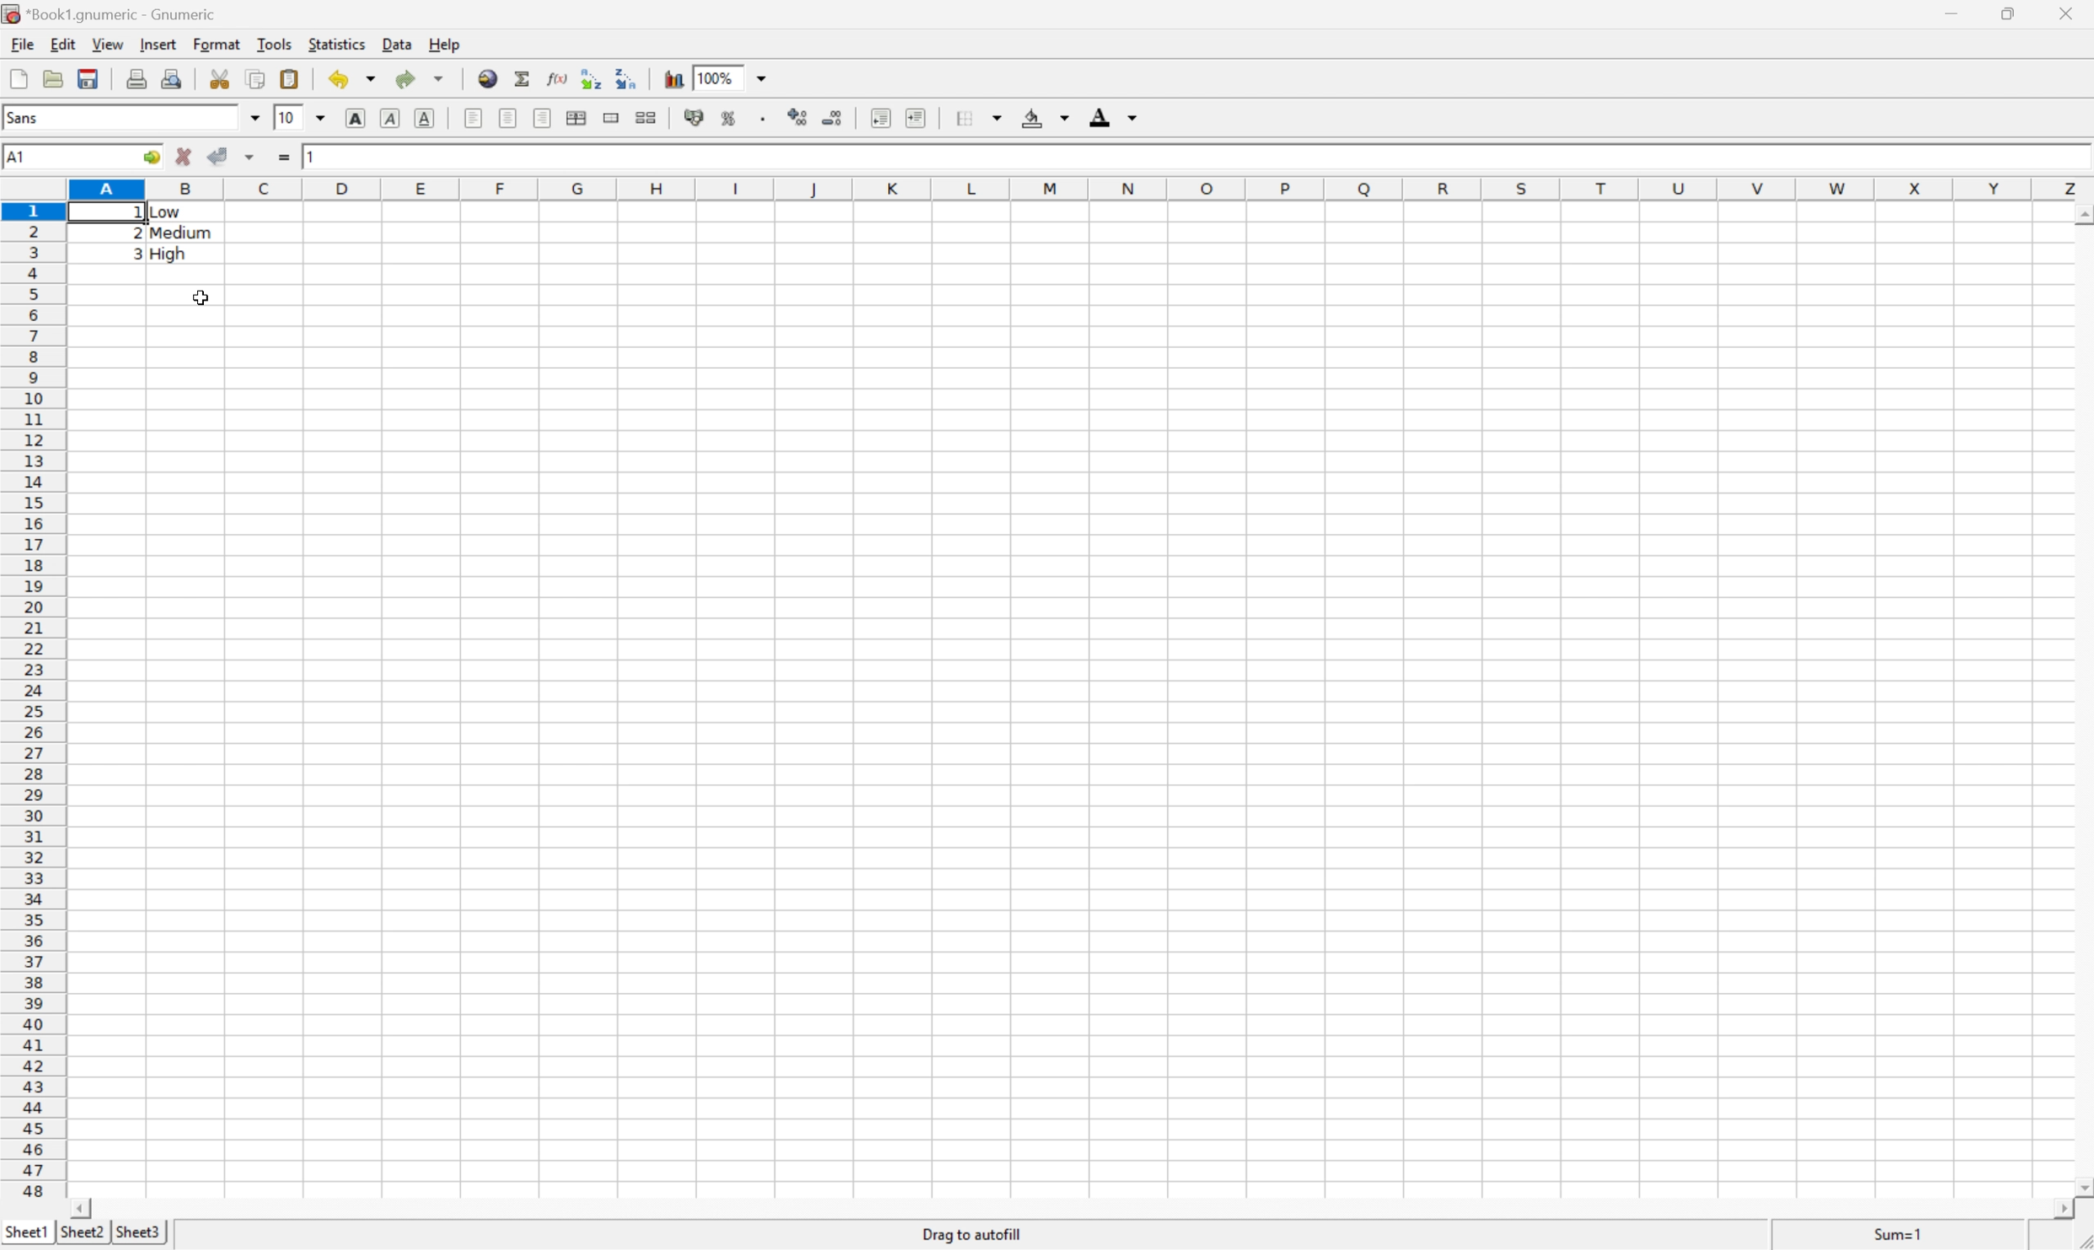  What do you see at coordinates (28, 117) in the screenshot?
I see `Sans` at bounding box center [28, 117].